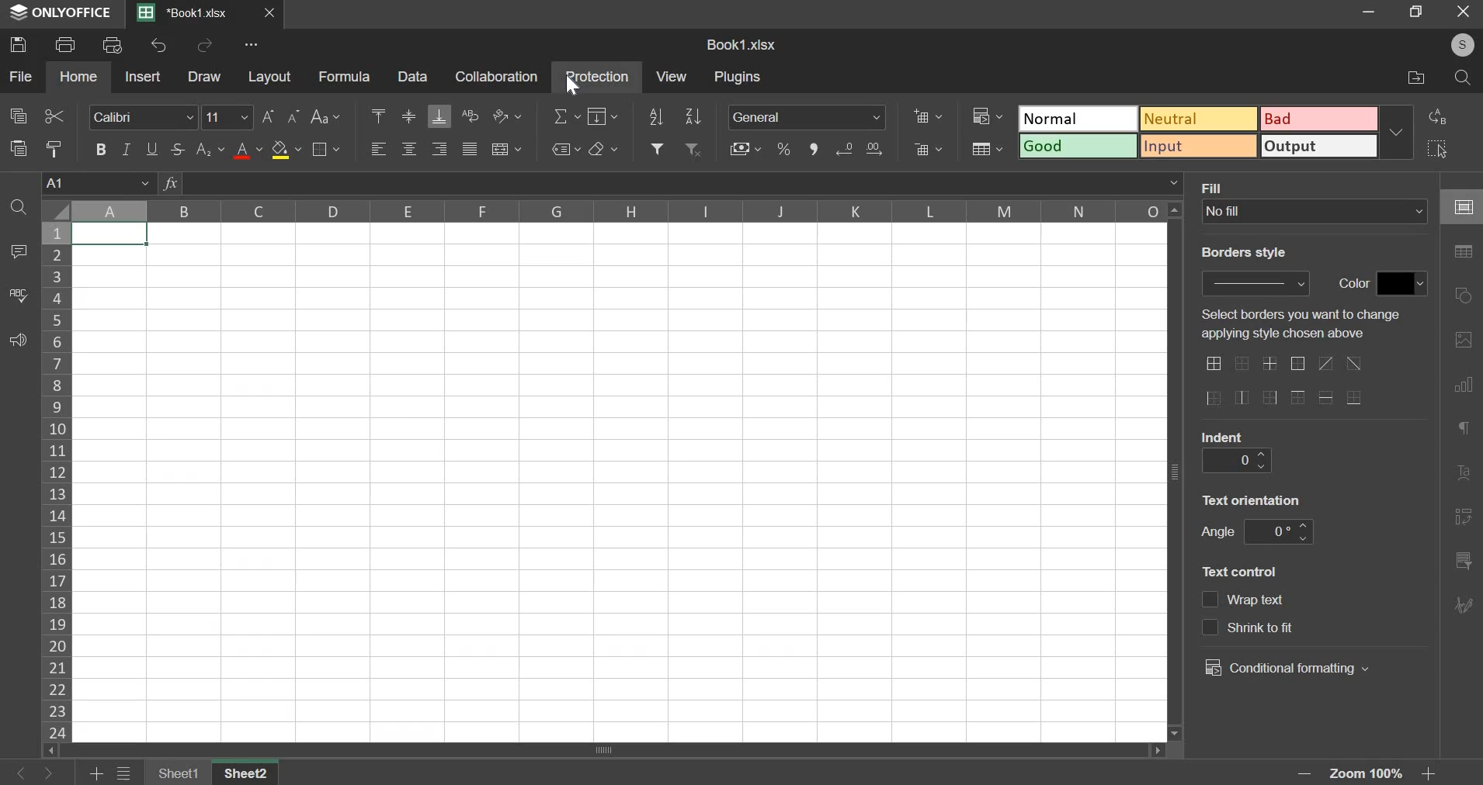 The image size is (1483, 785). What do you see at coordinates (144, 76) in the screenshot?
I see `insert` at bounding box center [144, 76].